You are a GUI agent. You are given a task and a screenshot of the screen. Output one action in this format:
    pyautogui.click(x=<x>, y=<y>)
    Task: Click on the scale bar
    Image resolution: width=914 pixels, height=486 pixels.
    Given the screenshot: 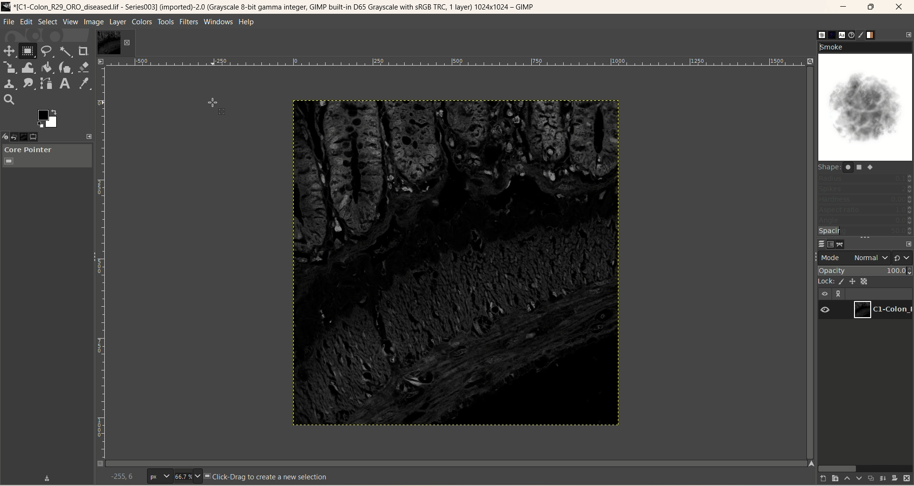 What is the action you would take?
    pyautogui.click(x=458, y=65)
    